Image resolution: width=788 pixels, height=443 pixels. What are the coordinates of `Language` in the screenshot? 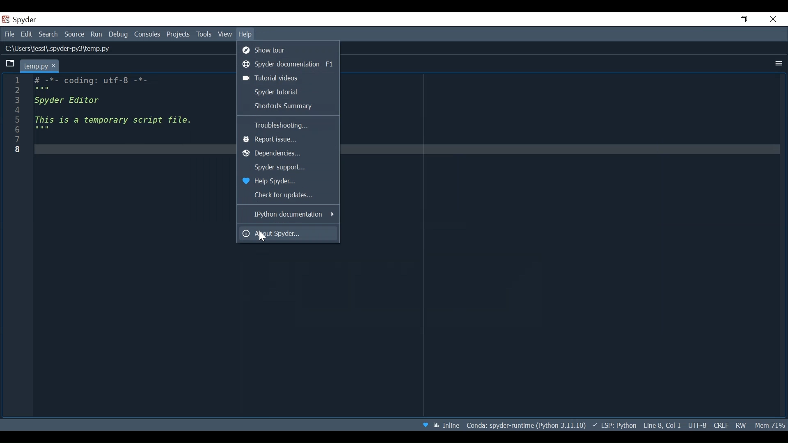 It's located at (615, 425).